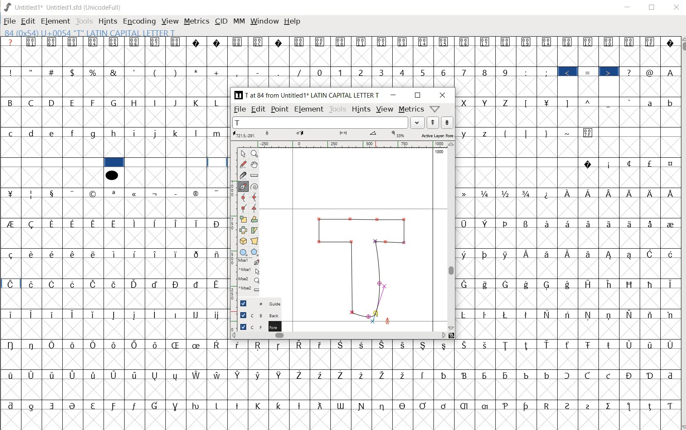 The width and height of the screenshot is (686, 430). I want to click on Symbol, so click(651, 193).